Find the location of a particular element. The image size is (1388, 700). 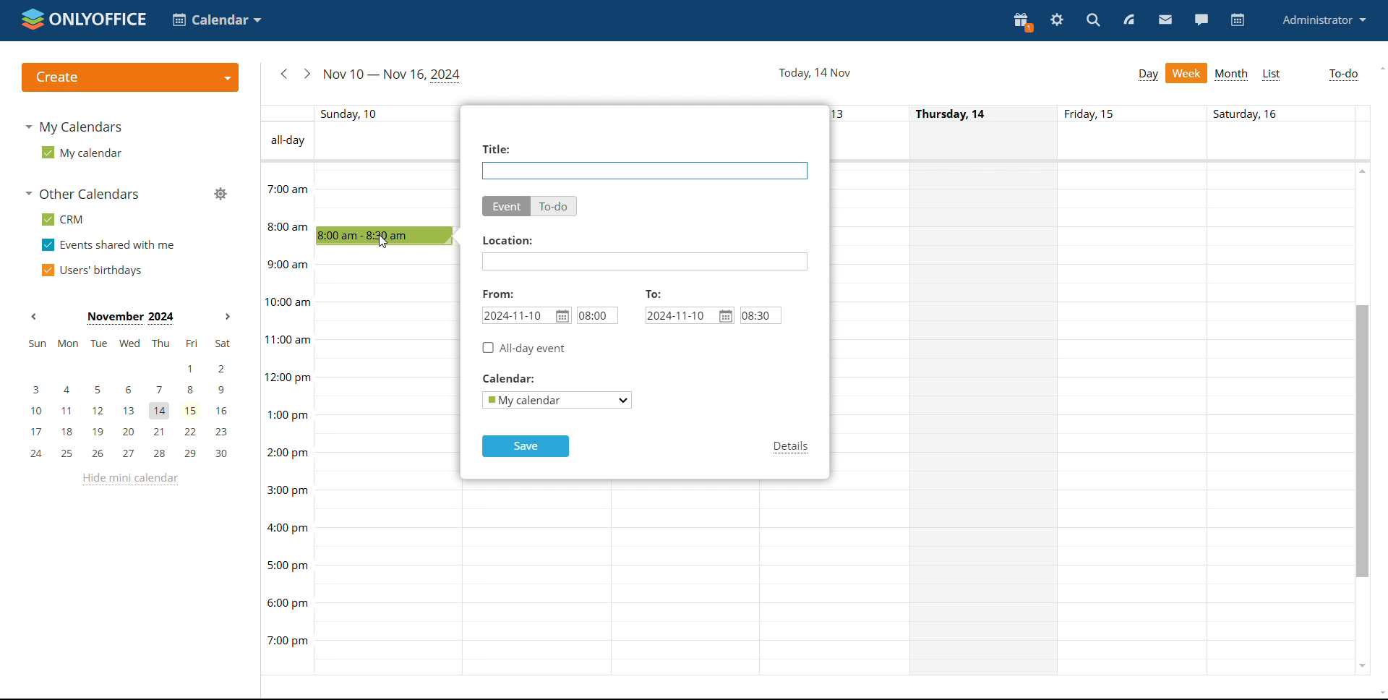

calendar: is located at coordinates (526, 378).